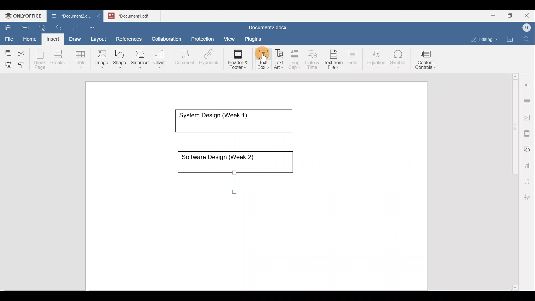 Image resolution: width=535 pixels, height=301 pixels. Describe the element at coordinates (352, 57) in the screenshot. I see `Field` at that location.